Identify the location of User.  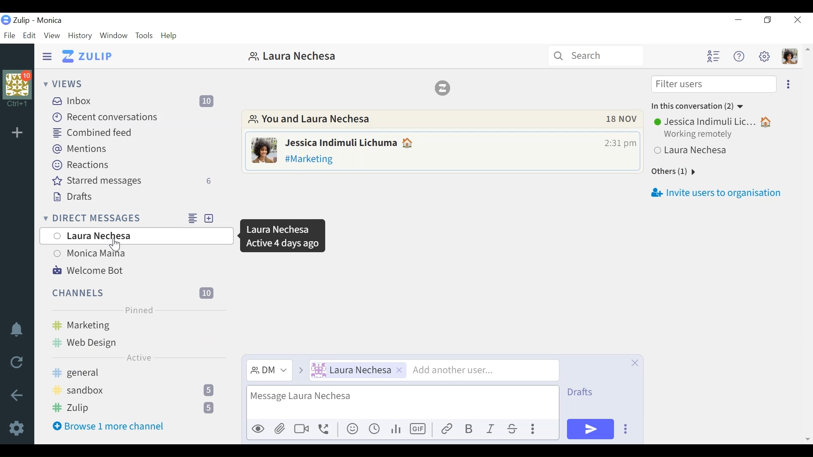
(135, 237).